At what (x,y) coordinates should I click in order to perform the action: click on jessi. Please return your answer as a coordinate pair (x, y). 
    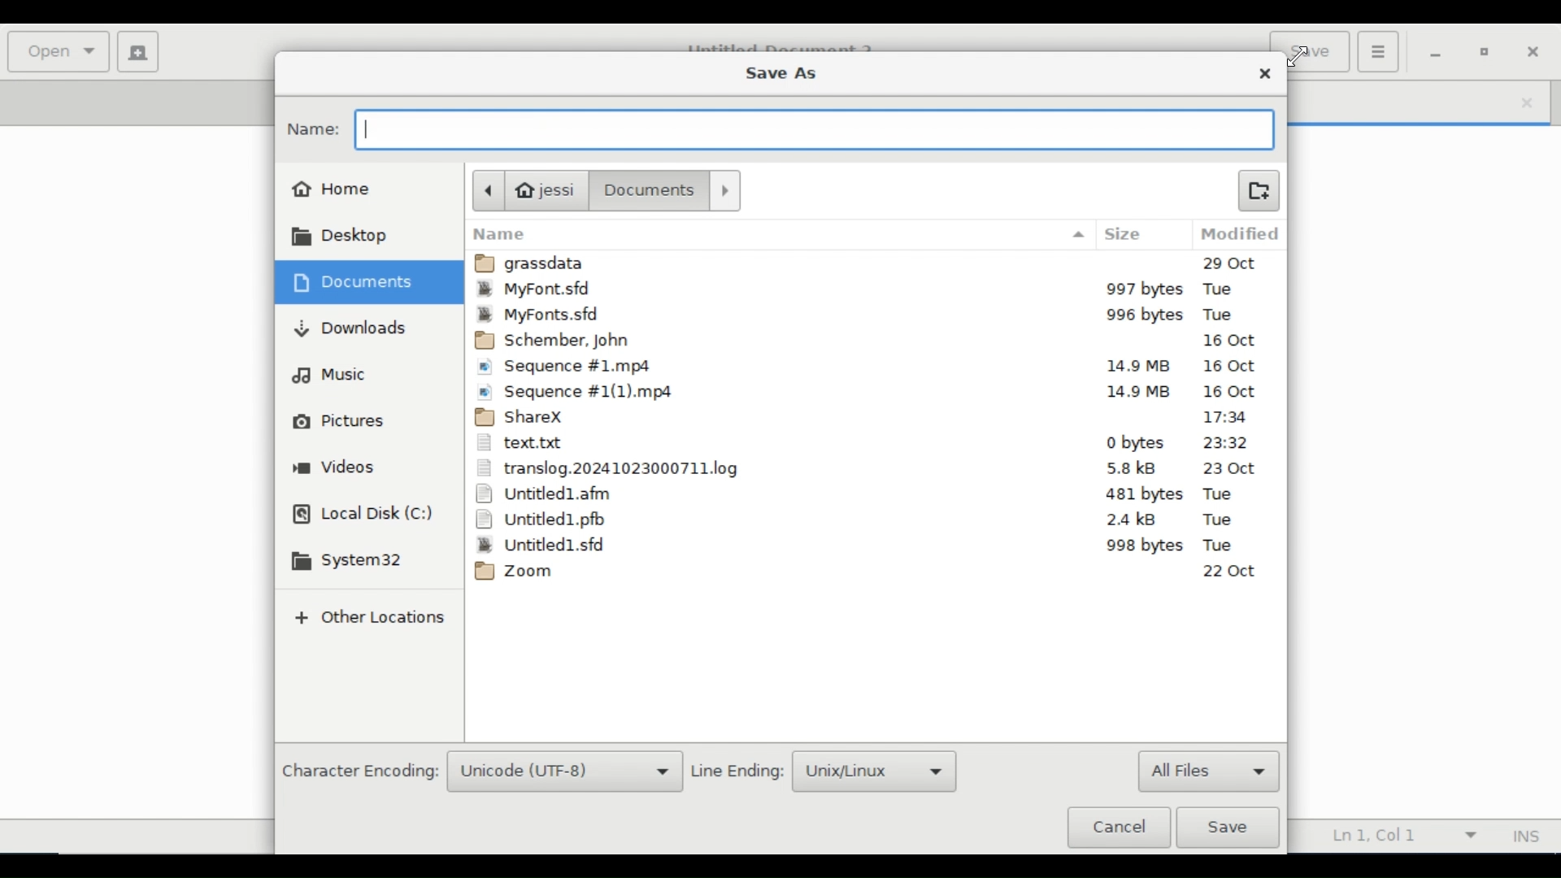
    Looking at the image, I should click on (549, 190).